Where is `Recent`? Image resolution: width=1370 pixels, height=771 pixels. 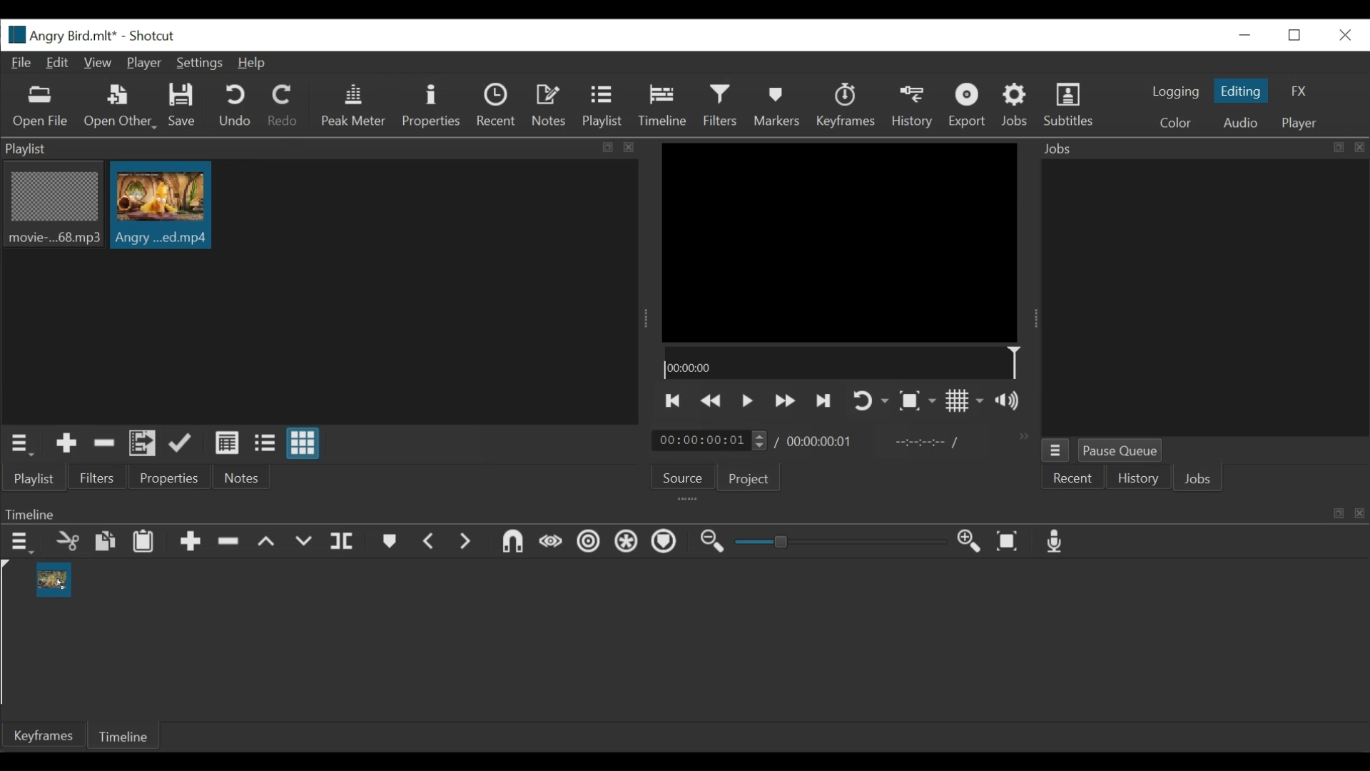 Recent is located at coordinates (1073, 478).